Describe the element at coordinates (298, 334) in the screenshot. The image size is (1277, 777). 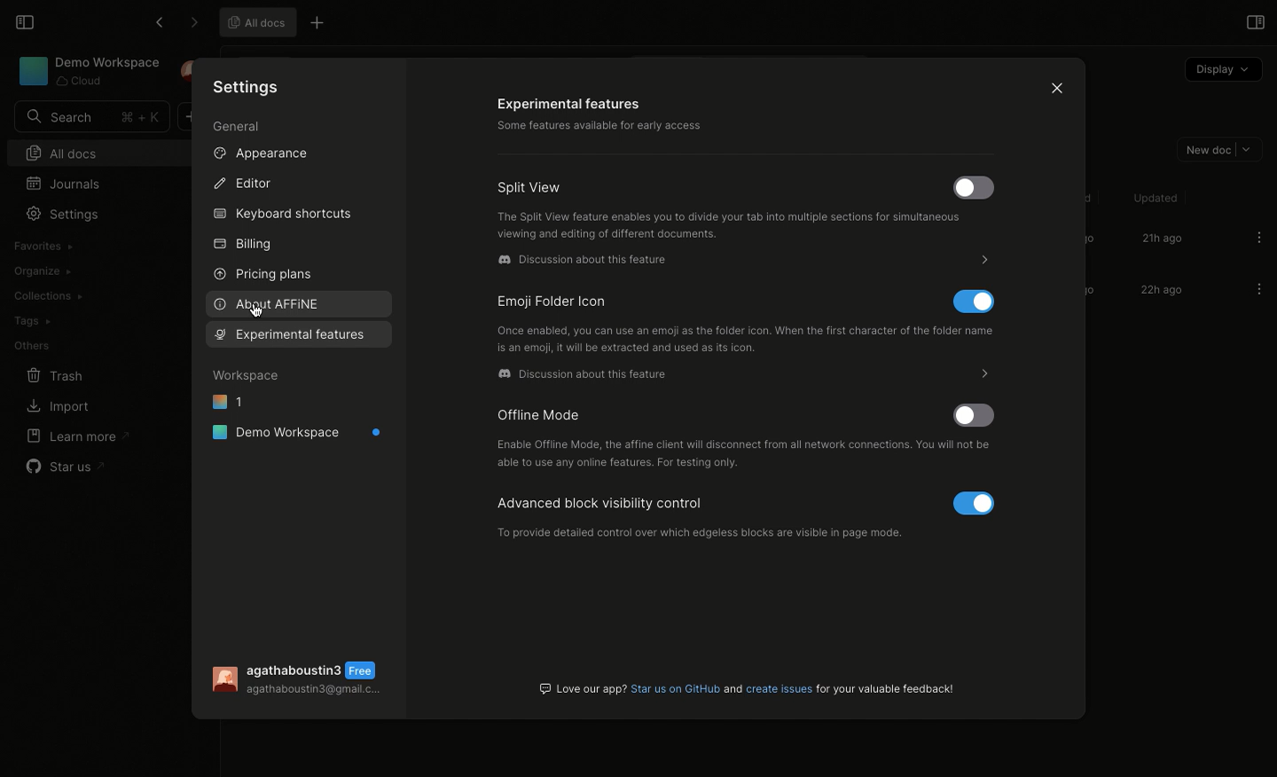
I see `Selecting features` at that location.